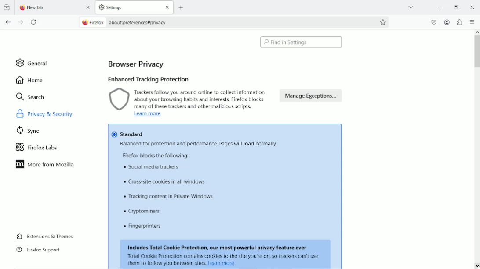 Image resolution: width=480 pixels, height=269 pixels. I want to click on vertical scroll bar, so click(477, 51).